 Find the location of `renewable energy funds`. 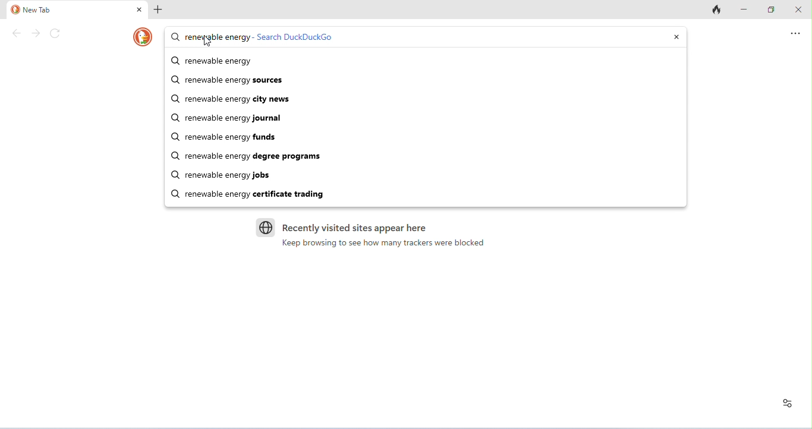

renewable energy funds is located at coordinates (433, 138).